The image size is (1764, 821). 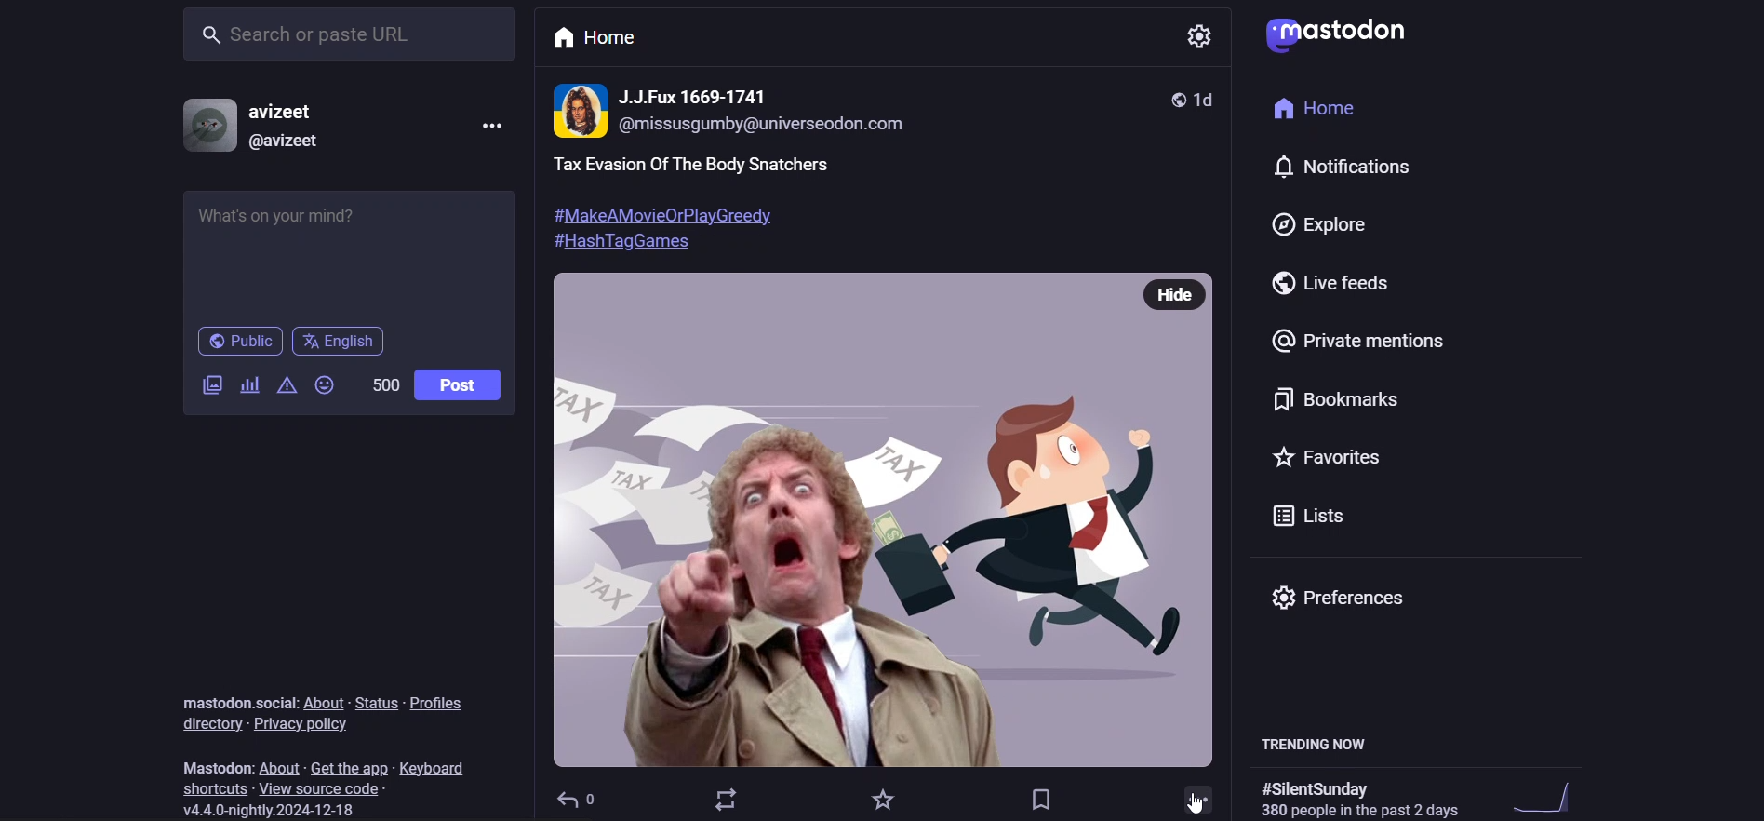 What do you see at coordinates (1197, 798) in the screenshot?
I see `more` at bounding box center [1197, 798].